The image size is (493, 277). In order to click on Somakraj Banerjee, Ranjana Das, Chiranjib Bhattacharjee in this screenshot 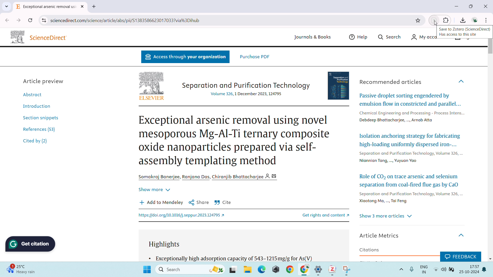, I will do `click(210, 177)`.